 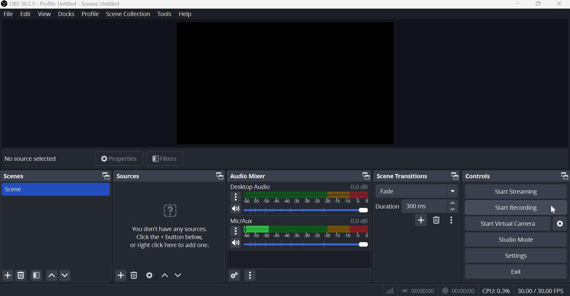 I want to click on Dock Options icon, so click(x=366, y=176).